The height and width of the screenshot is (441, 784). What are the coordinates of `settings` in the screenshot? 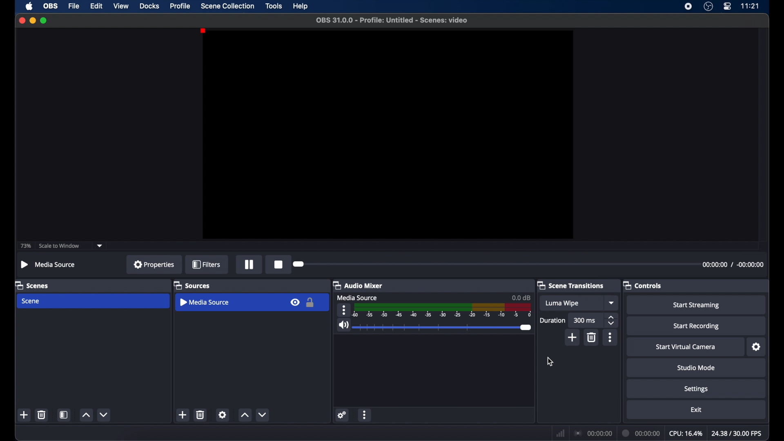 It's located at (757, 347).